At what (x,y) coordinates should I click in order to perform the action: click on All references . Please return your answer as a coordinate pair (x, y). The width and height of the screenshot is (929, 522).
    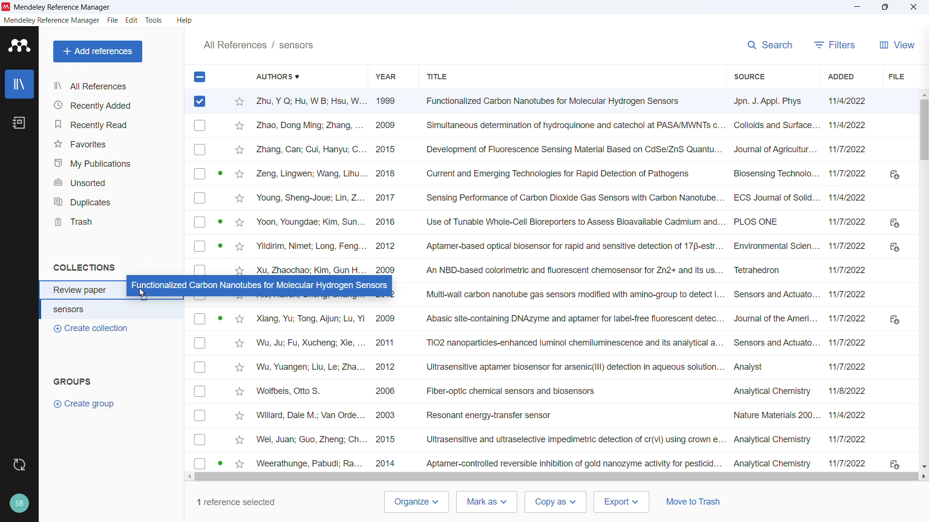
    Looking at the image, I should click on (94, 86).